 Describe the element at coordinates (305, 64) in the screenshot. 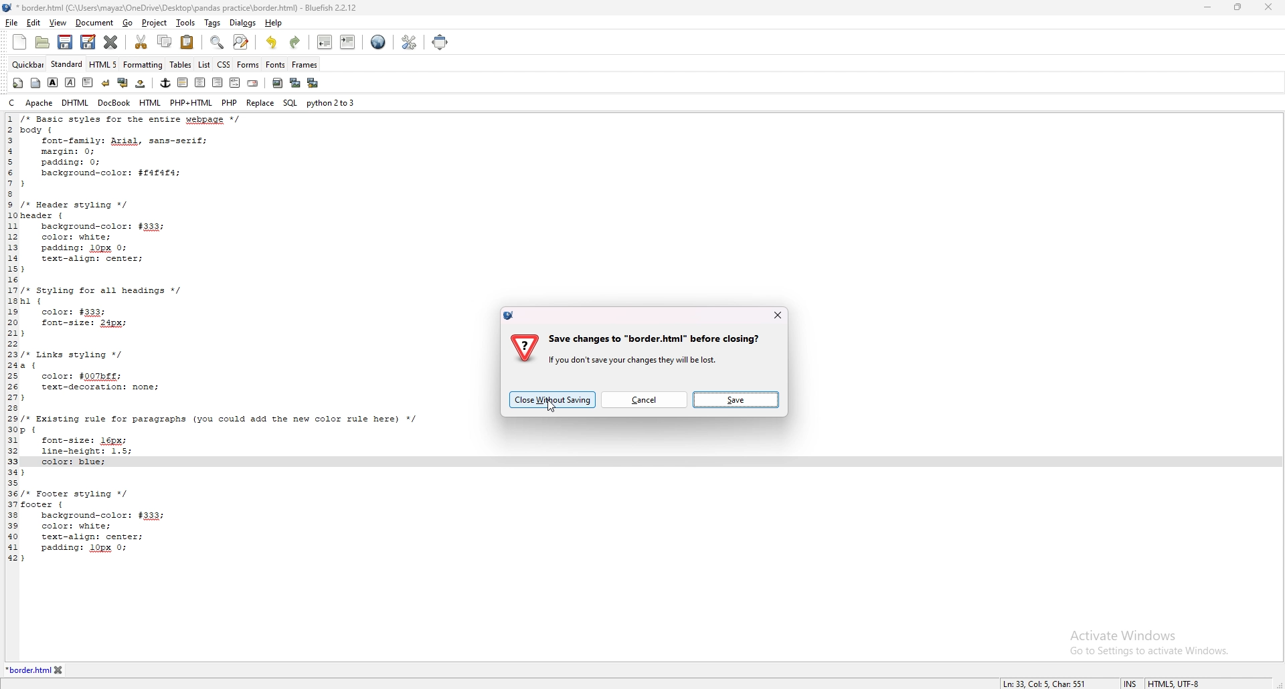

I see `frames` at that location.